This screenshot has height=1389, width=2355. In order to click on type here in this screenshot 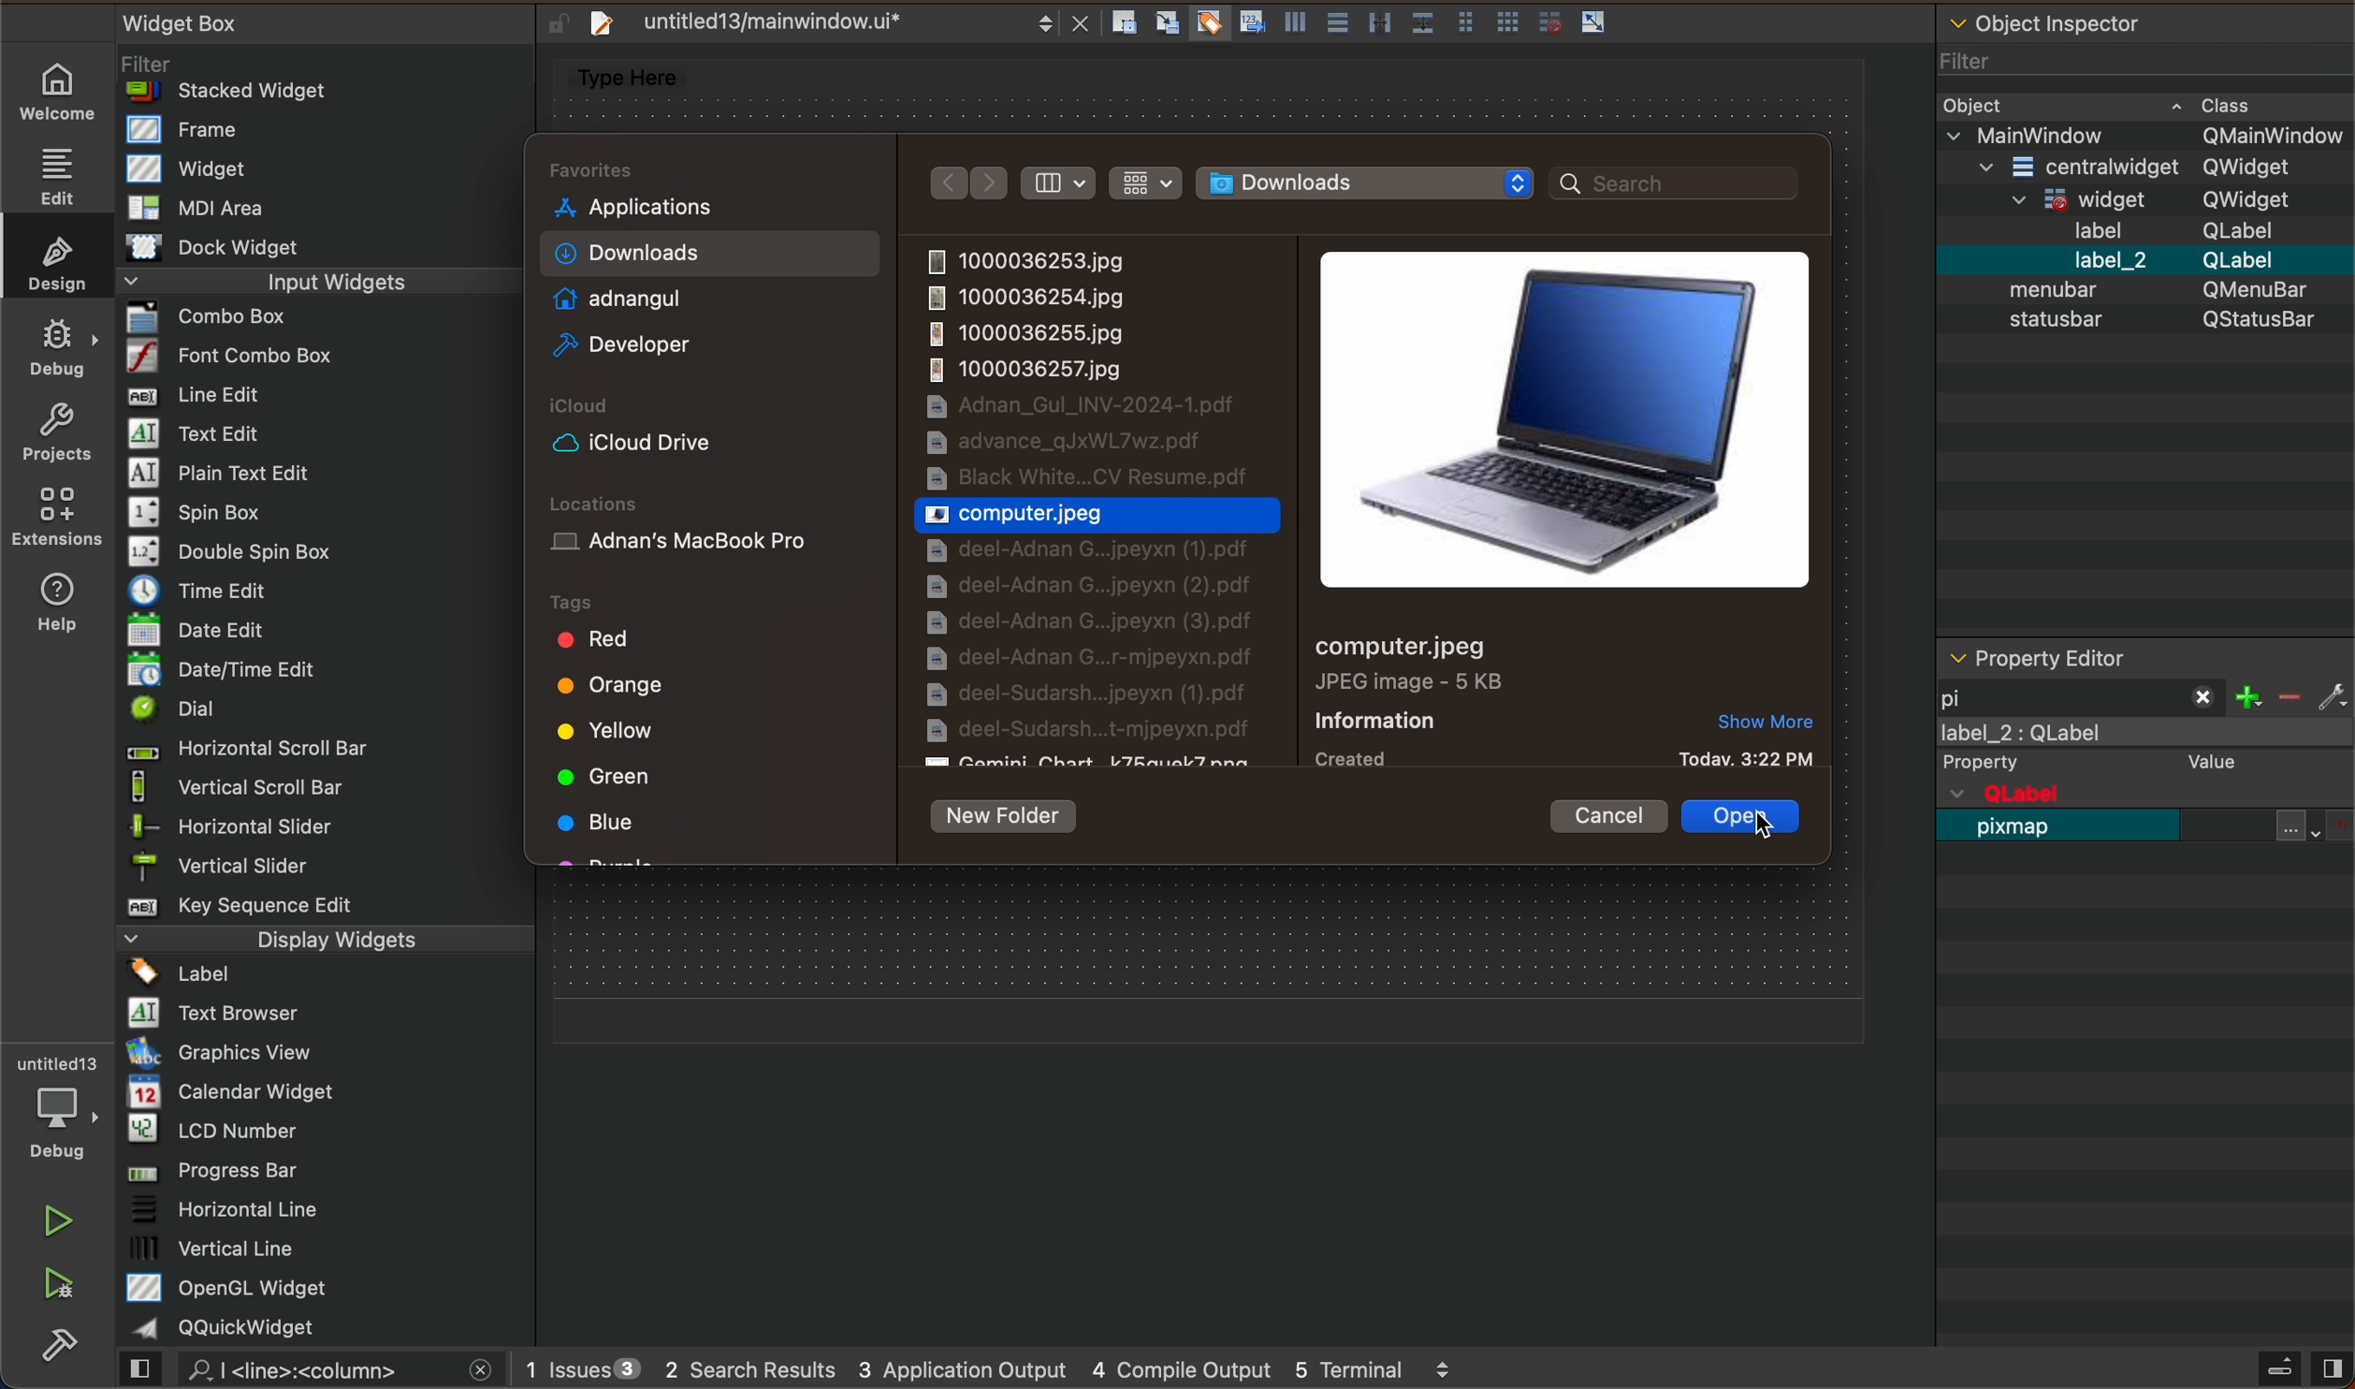, I will do `click(638, 80)`.